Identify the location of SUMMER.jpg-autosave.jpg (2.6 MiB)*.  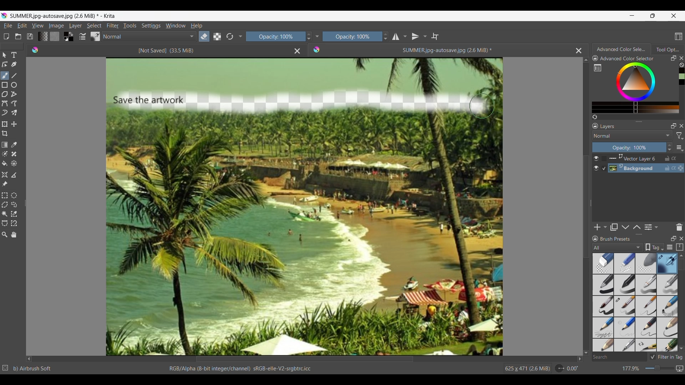
(446, 50).